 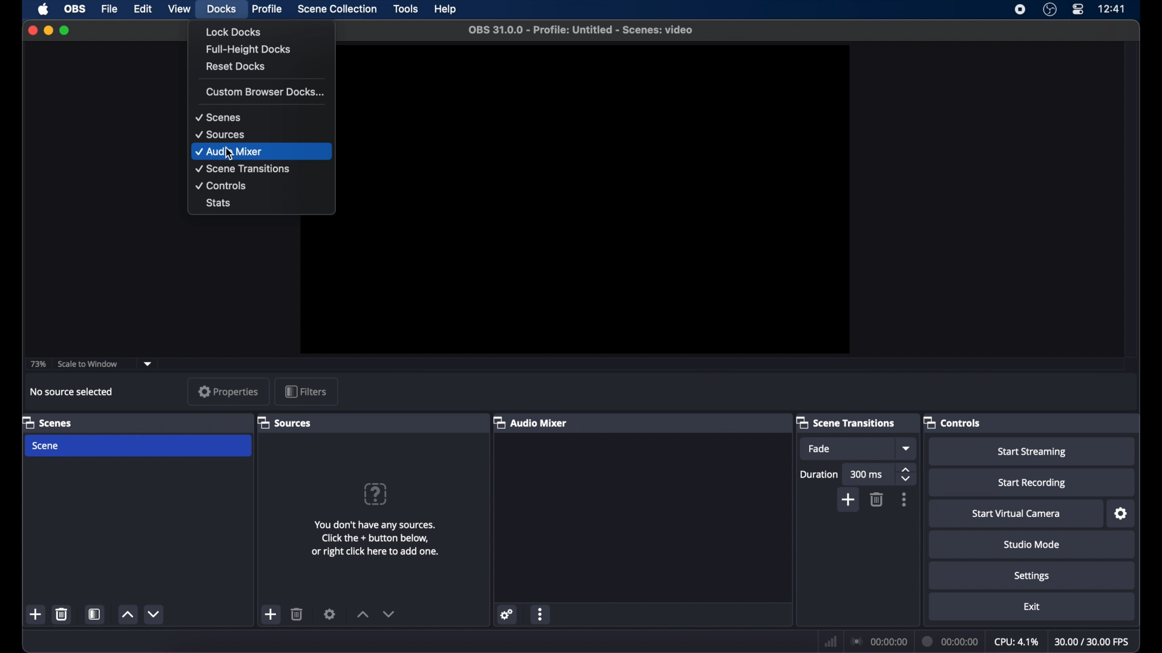 I want to click on maximize, so click(x=66, y=31).